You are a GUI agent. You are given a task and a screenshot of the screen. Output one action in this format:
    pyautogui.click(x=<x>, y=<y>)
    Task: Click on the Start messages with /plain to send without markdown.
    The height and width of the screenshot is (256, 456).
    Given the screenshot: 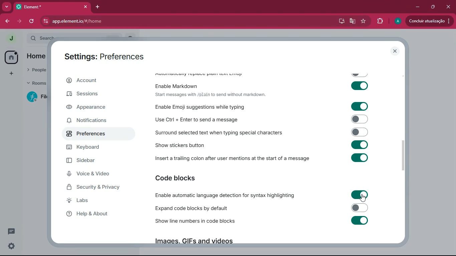 What is the action you would take?
    pyautogui.click(x=210, y=95)
    